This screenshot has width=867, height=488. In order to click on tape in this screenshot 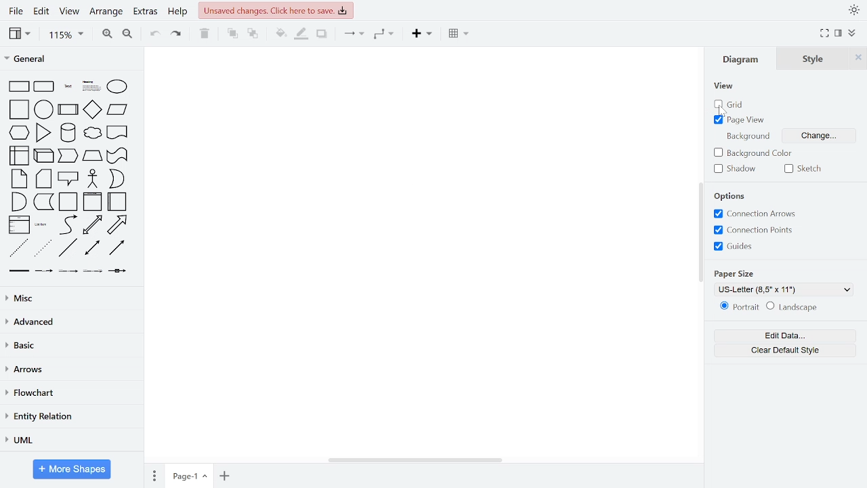, I will do `click(117, 156)`.